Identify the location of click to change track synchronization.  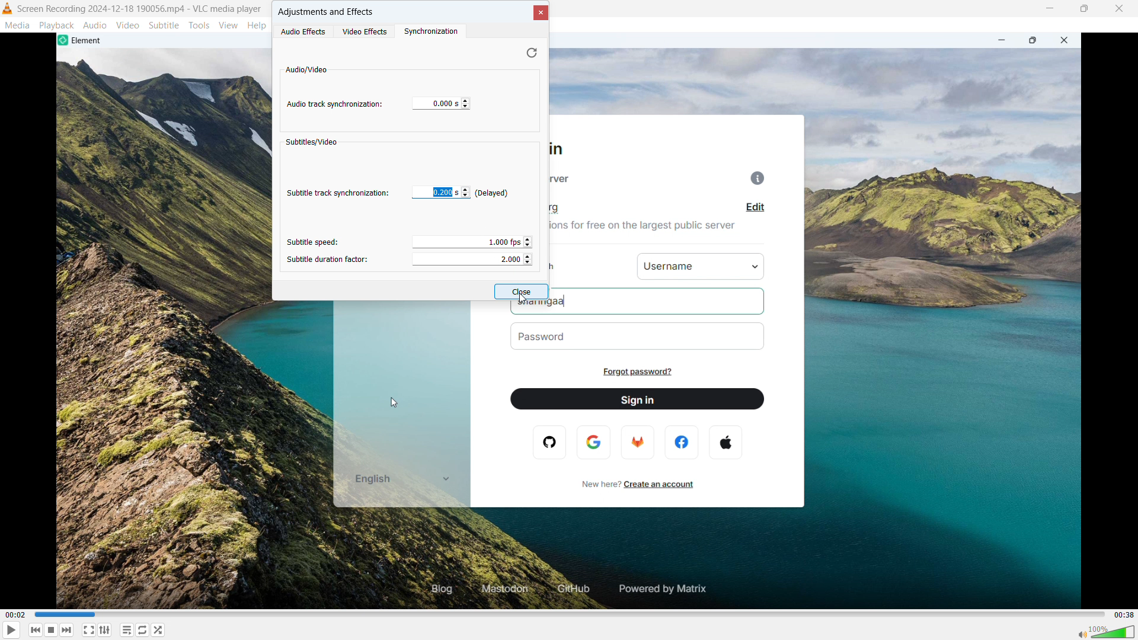
(465, 103).